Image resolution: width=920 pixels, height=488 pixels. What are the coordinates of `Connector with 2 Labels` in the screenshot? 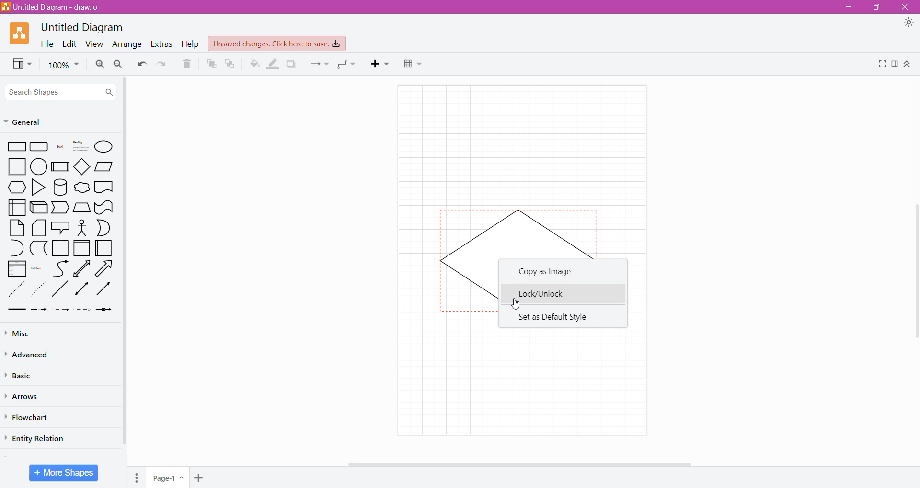 It's located at (61, 311).